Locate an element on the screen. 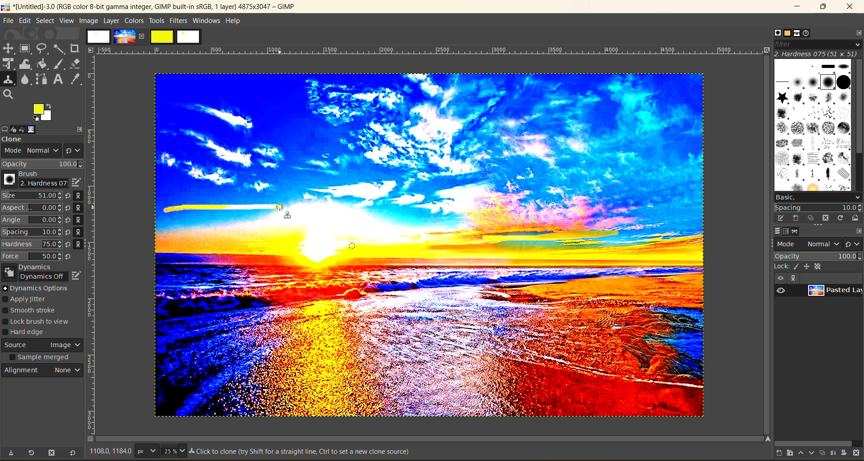 This screenshot has width=864, height=461. hard edge is located at coordinates (28, 333).